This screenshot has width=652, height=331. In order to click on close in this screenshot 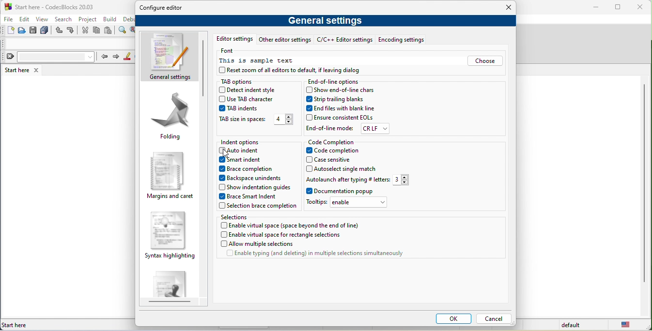, I will do `click(504, 7)`.